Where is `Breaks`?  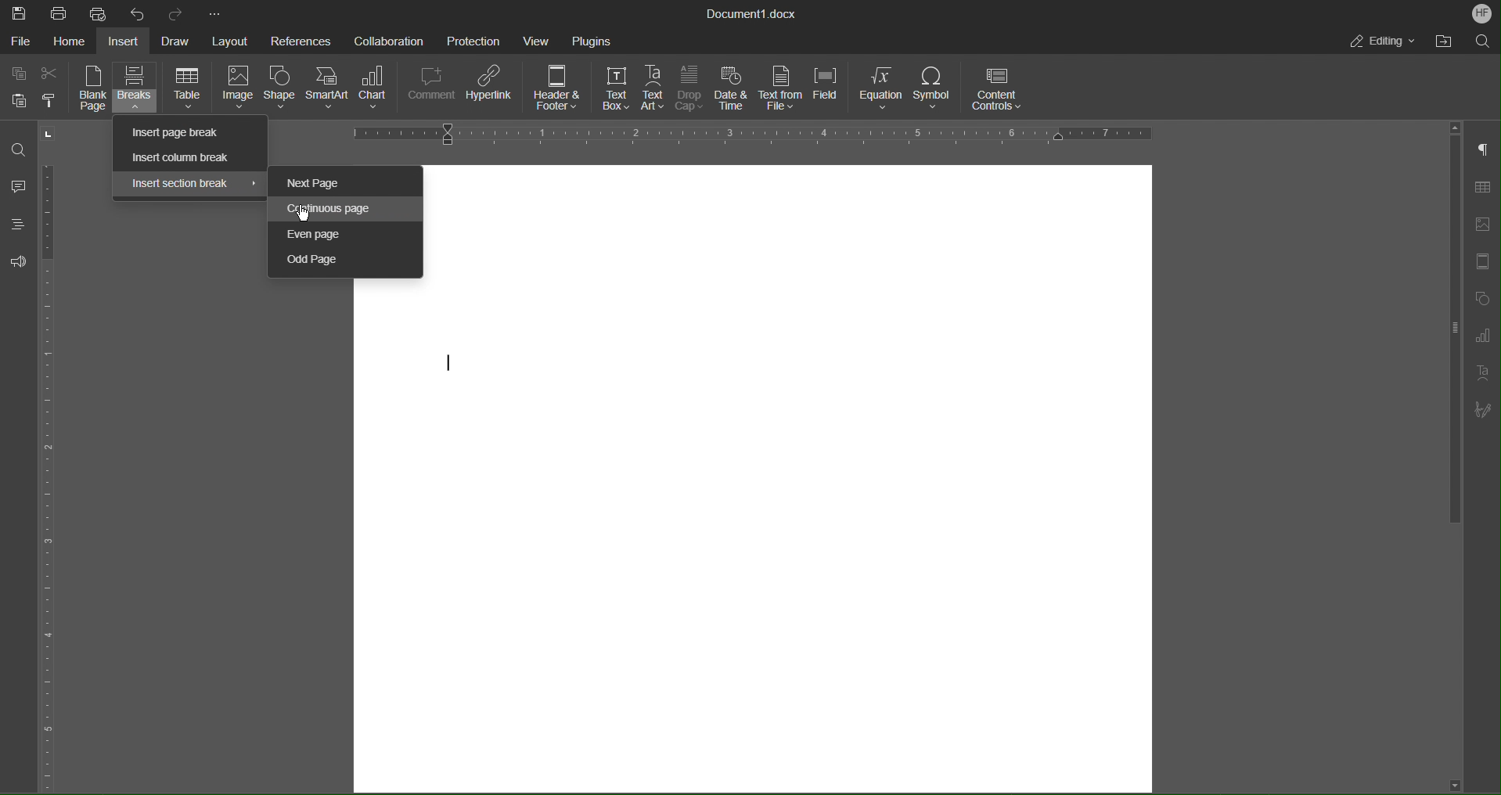
Breaks is located at coordinates (135, 88).